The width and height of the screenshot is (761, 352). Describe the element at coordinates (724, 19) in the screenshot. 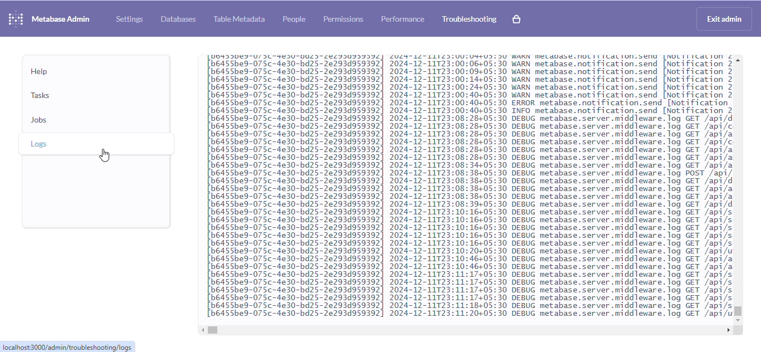

I see `exit admin` at that location.